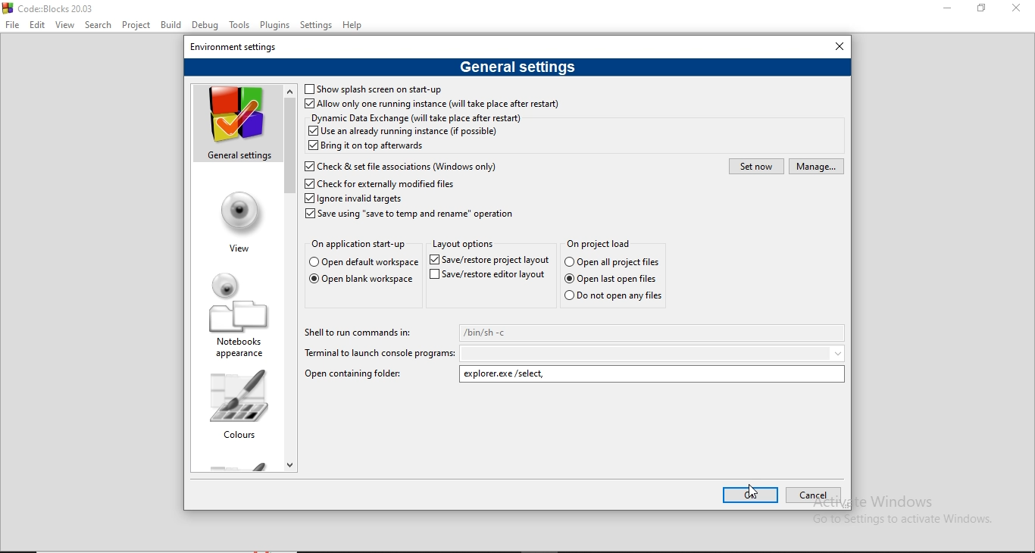 Image resolution: width=1035 pixels, height=553 pixels. Describe the element at coordinates (361, 375) in the screenshot. I see `Open containing folder` at that location.